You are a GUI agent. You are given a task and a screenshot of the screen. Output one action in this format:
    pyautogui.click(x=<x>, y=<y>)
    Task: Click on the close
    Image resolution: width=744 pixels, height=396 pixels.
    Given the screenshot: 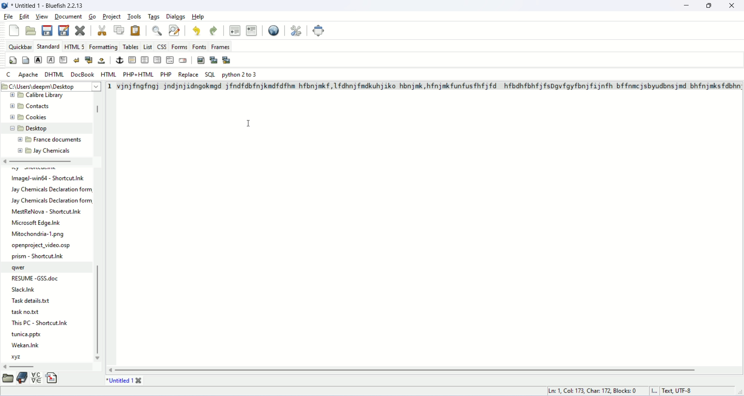 What is the action you would take?
    pyautogui.click(x=732, y=5)
    